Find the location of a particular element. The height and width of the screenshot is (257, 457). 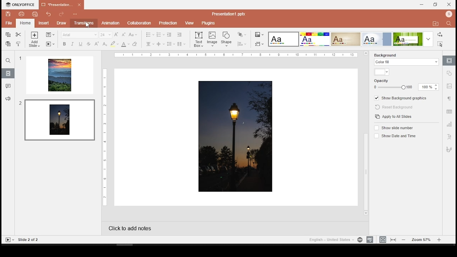

show slide number on/off is located at coordinates (393, 127).